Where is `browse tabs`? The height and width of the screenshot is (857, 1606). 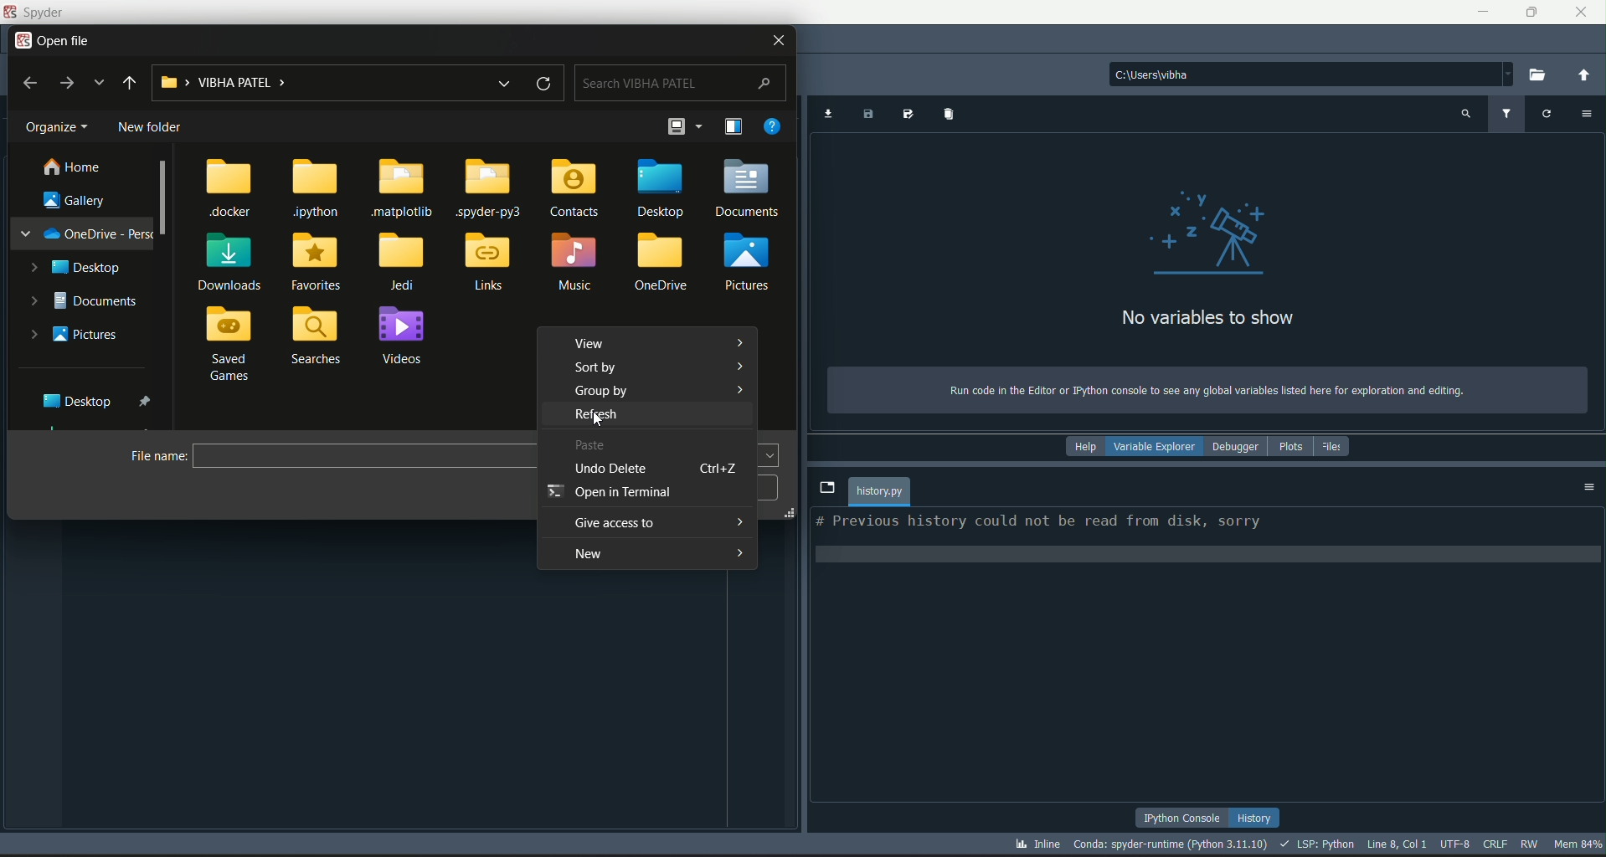
browse tabs is located at coordinates (826, 489).